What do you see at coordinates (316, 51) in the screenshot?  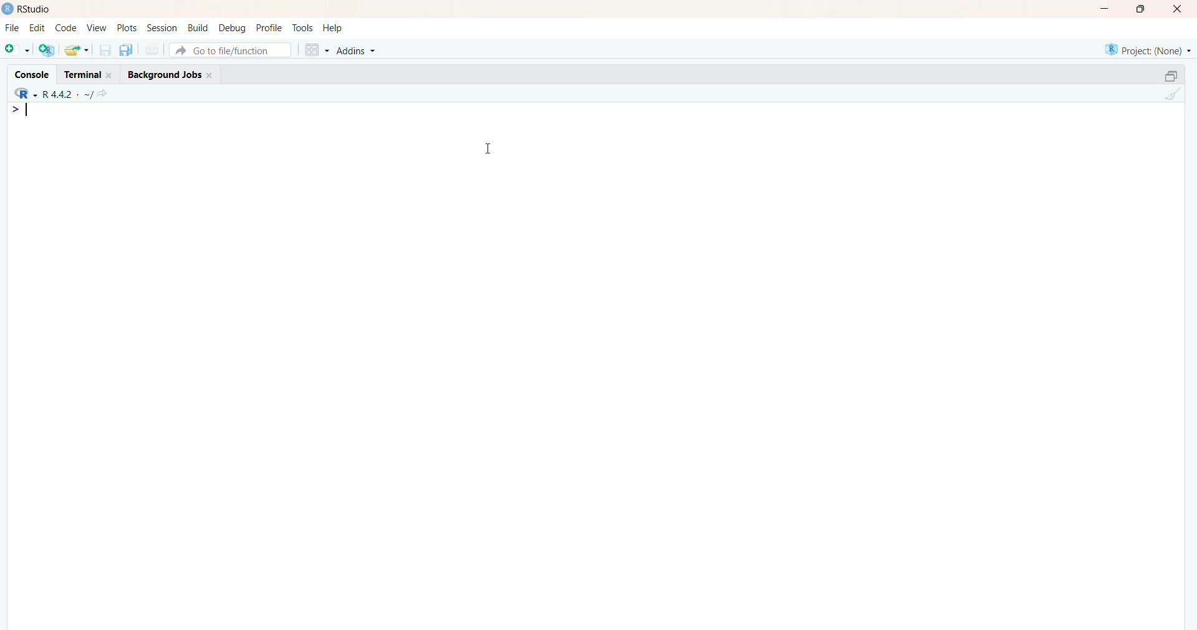 I see `workspace panes` at bounding box center [316, 51].